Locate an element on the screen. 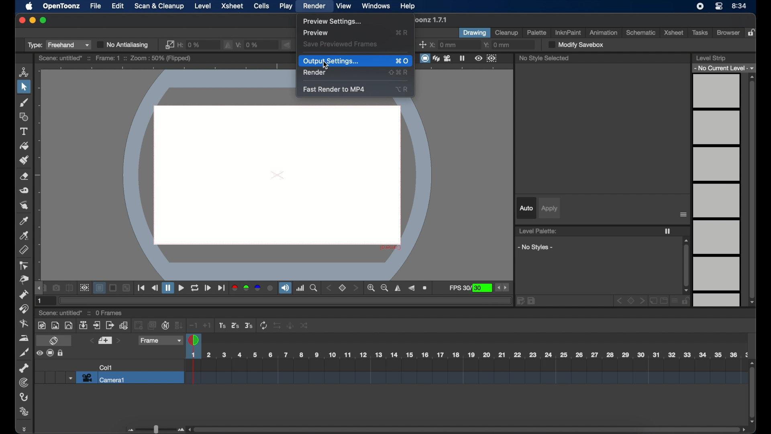 This screenshot has width=771, height=434. eraser tool is located at coordinates (25, 176).